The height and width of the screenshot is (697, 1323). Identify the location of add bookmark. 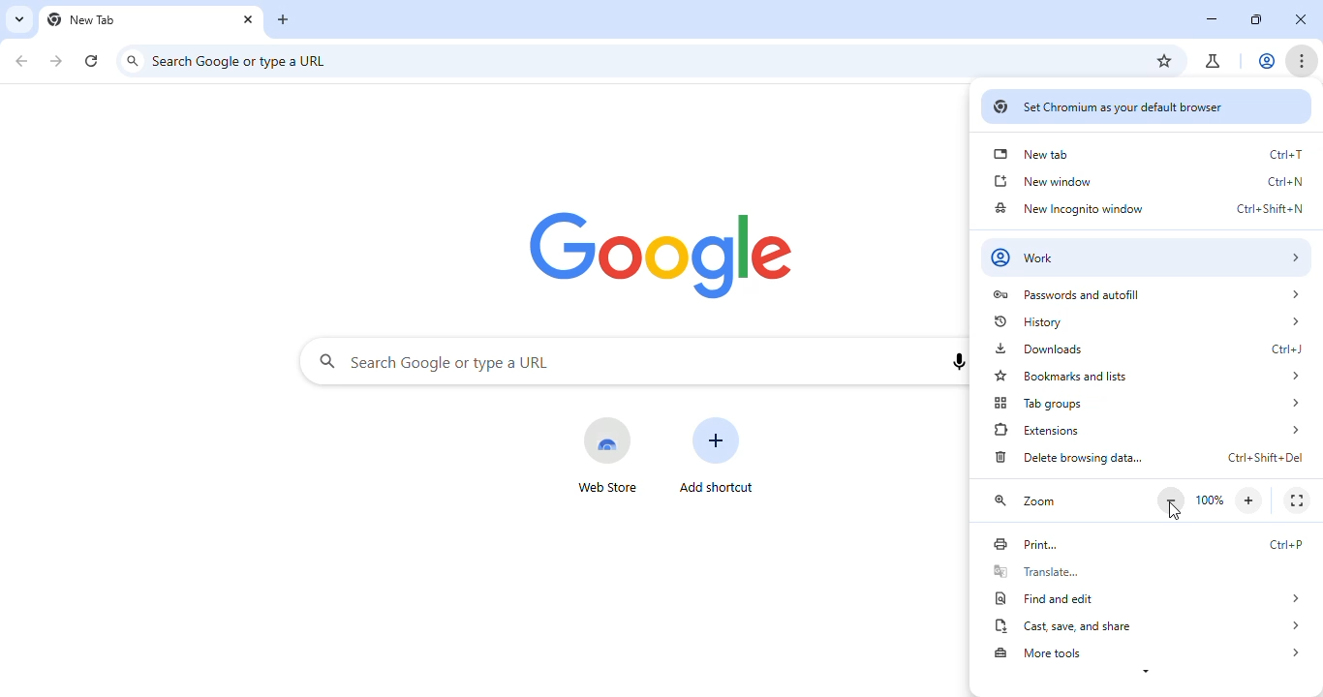
(1166, 62).